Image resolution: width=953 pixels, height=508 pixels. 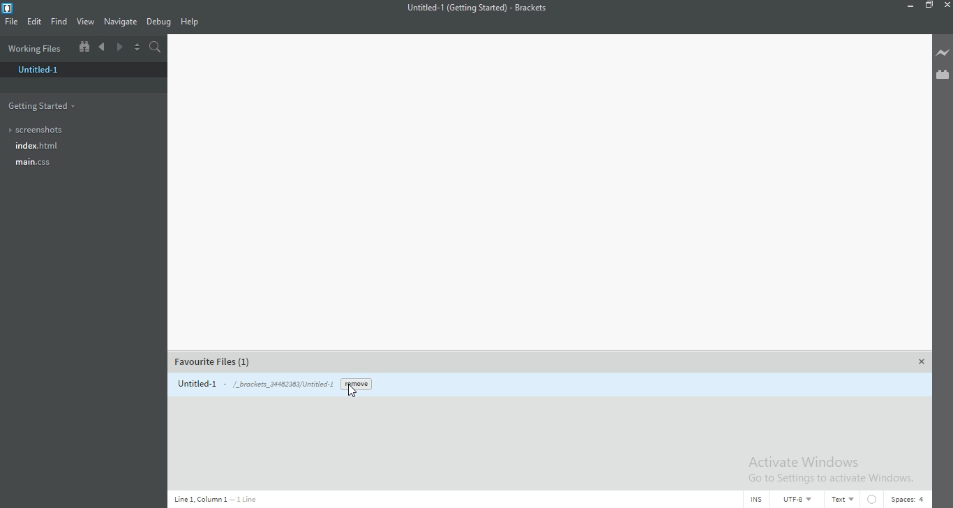 What do you see at coordinates (138, 51) in the screenshot?
I see `Split the editor vertically or horizontally` at bounding box center [138, 51].